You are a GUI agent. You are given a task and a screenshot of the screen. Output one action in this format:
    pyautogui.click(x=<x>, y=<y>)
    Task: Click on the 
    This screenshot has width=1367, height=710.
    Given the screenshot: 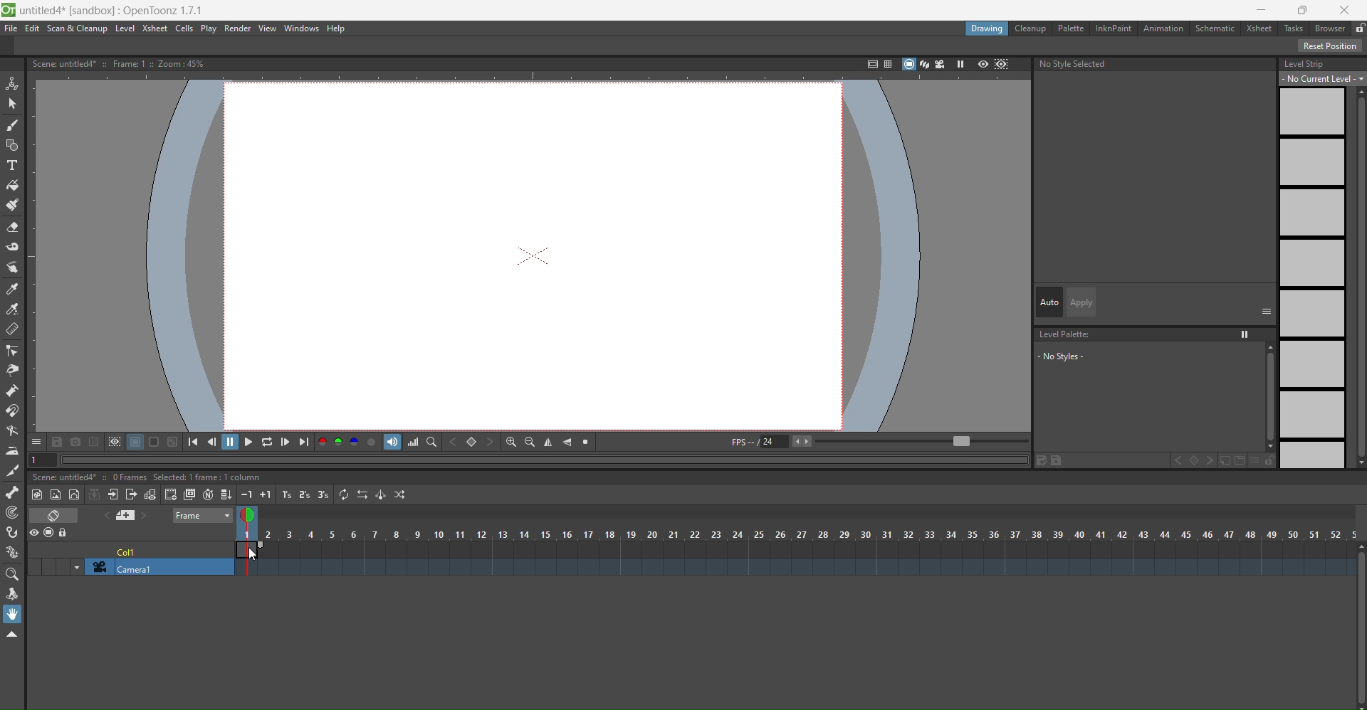 What is the action you would take?
    pyautogui.click(x=51, y=531)
    